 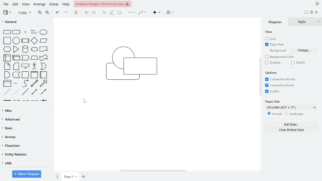 I want to click on entity relation, so click(x=26, y=154).